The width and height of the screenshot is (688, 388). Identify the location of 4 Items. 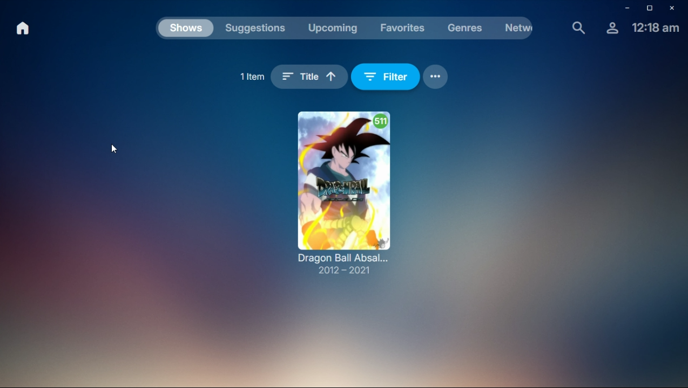
(251, 74).